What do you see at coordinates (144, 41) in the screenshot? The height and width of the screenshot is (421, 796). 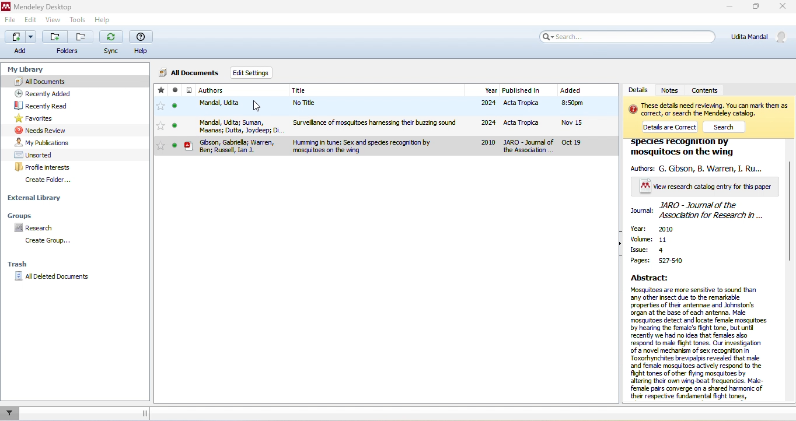 I see `help` at bounding box center [144, 41].